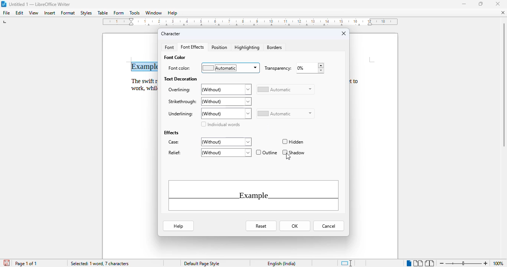 The width and height of the screenshot is (507, 267). I want to click on hidden, so click(292, 142).